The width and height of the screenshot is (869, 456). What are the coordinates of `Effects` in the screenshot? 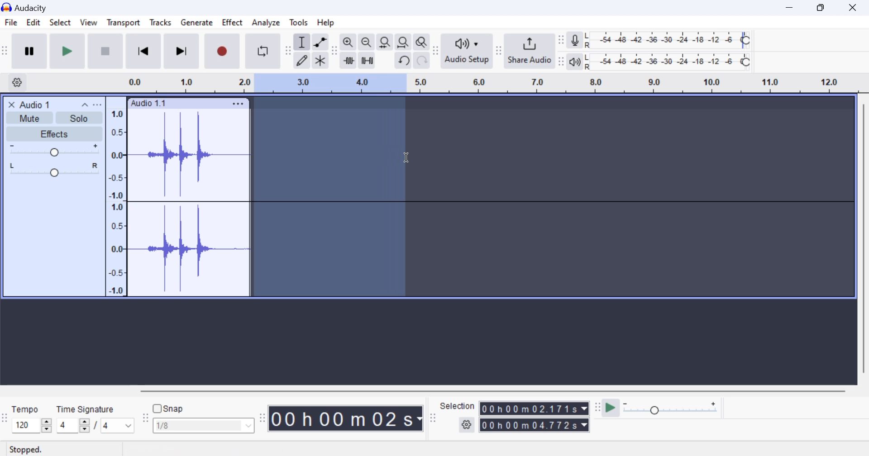 It's located at (53, 134).